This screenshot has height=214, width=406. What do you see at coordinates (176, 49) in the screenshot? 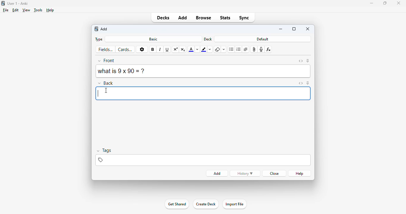
I see `superscript` at bounding box center [176, 49].